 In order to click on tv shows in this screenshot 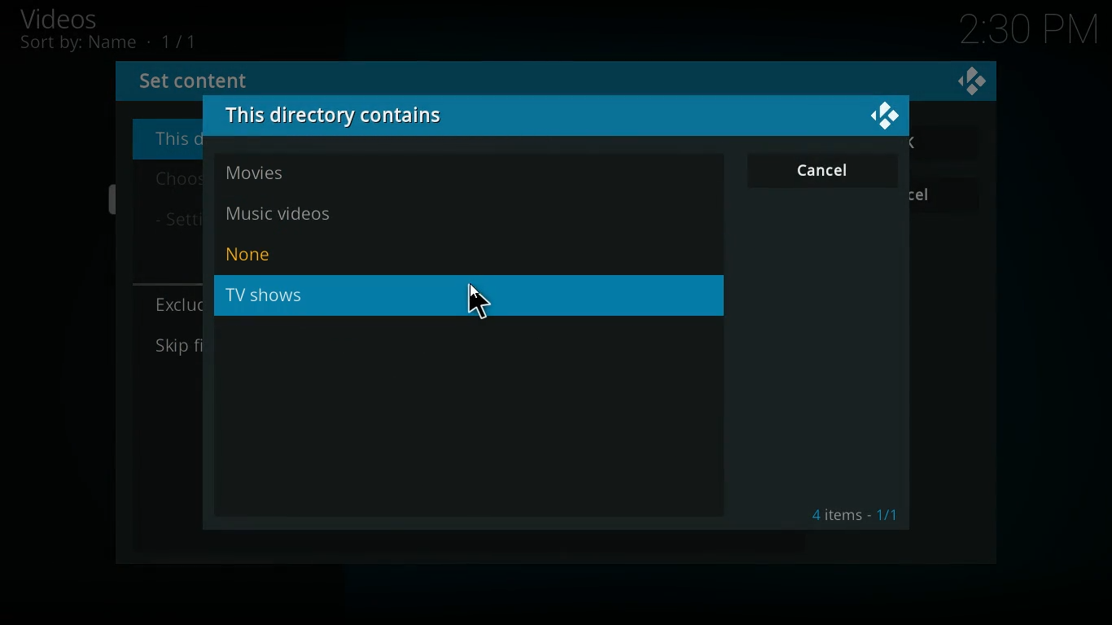, I will do `click(473, 297)`.